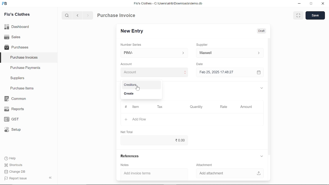 This screenshot has height=185, width=329. Describe the element at coordinates (15, 178) in the screenshot. I see `J Report Issue` at that location.